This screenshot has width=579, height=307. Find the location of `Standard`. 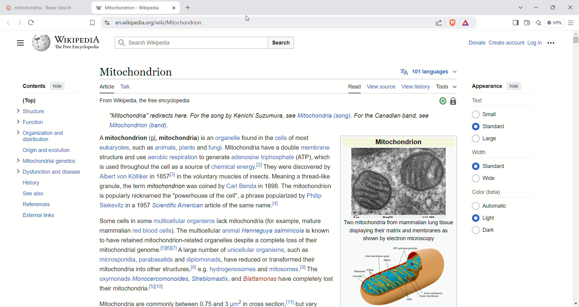

Standard is located at coordinates (497, 126).